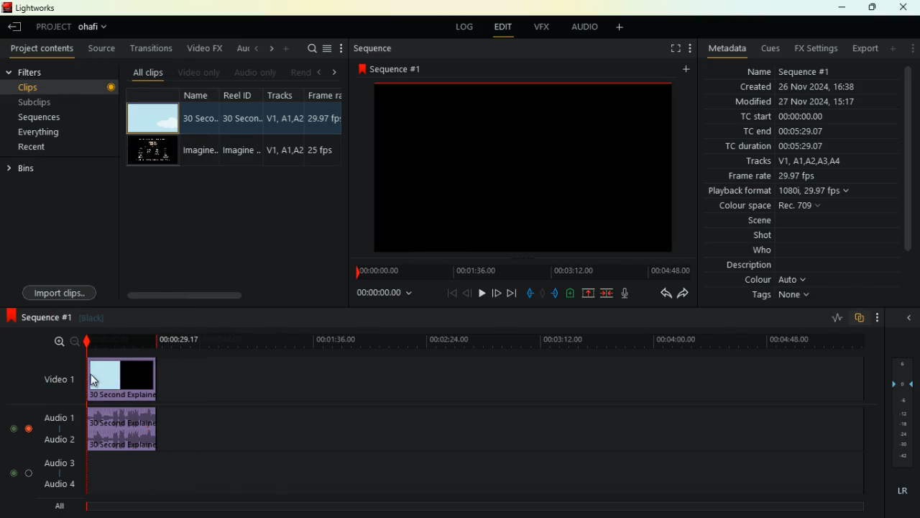 The height and width of the screenshot is (518, 920). I want to click on fps, so click(327, 129).